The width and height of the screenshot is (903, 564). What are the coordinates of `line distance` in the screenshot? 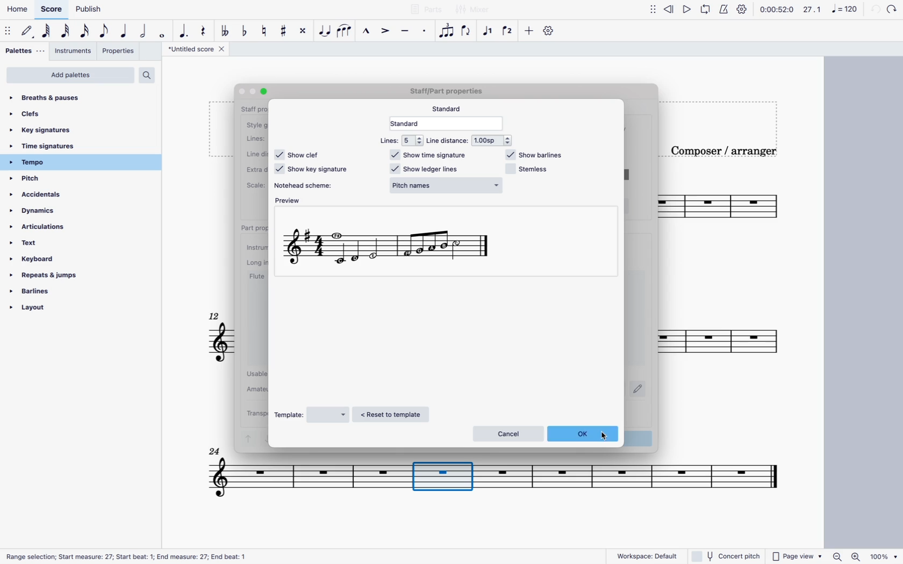 It's located at (471, 140).